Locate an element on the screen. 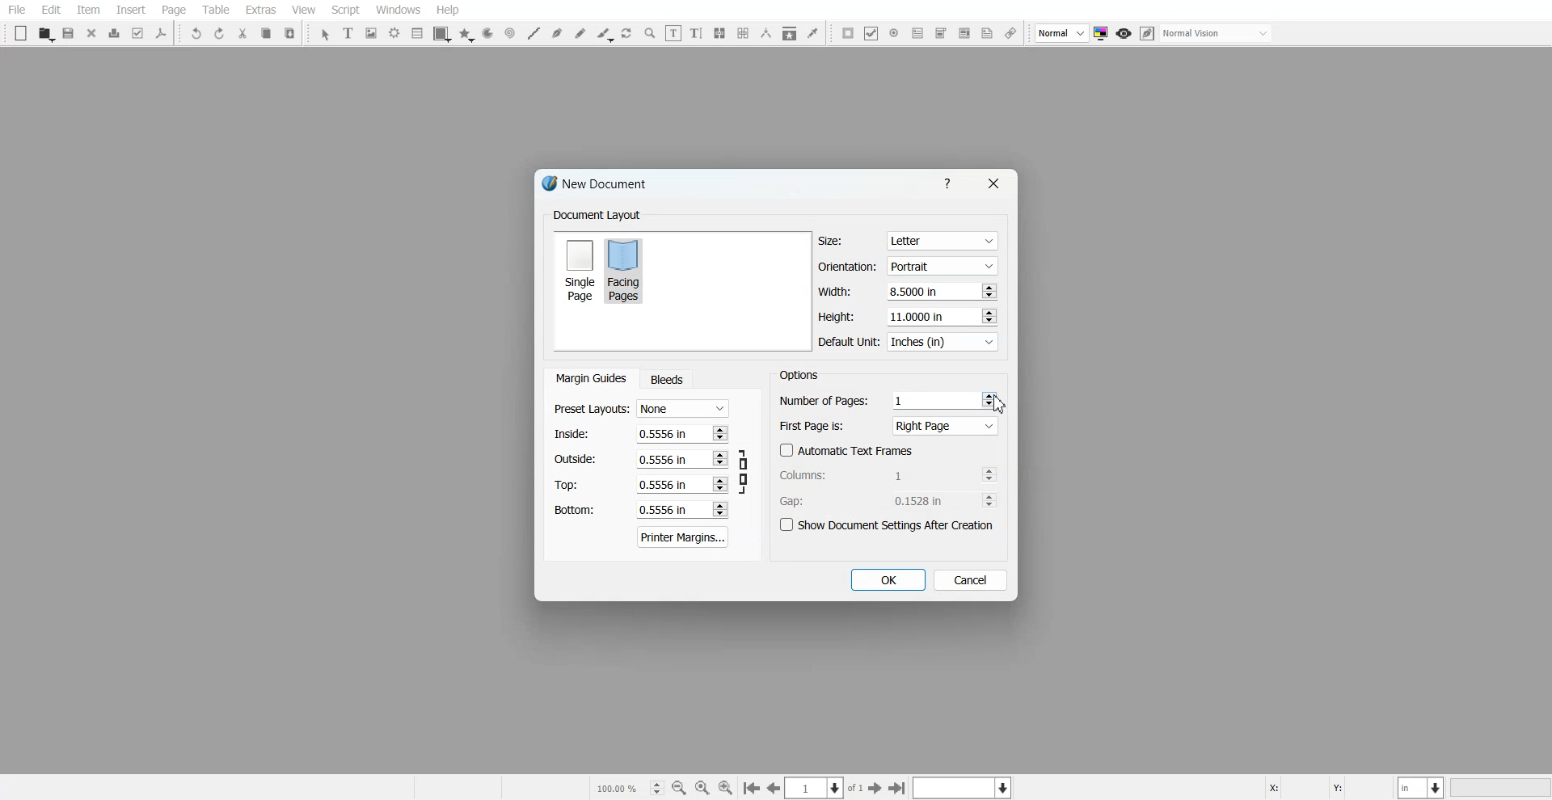  Increase and decrease No.  is located at coordinates (987, 316).